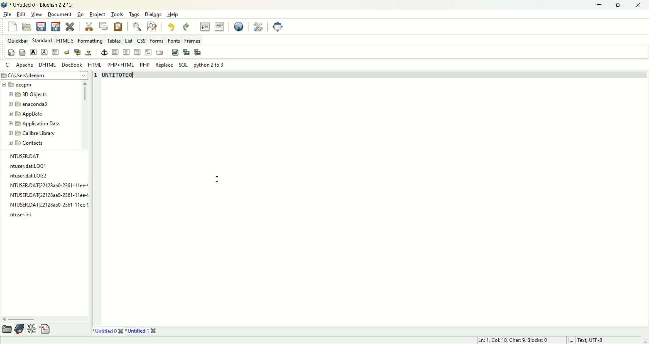 The image size is (649, 344). I want to click on SQL, so click(183, 65).